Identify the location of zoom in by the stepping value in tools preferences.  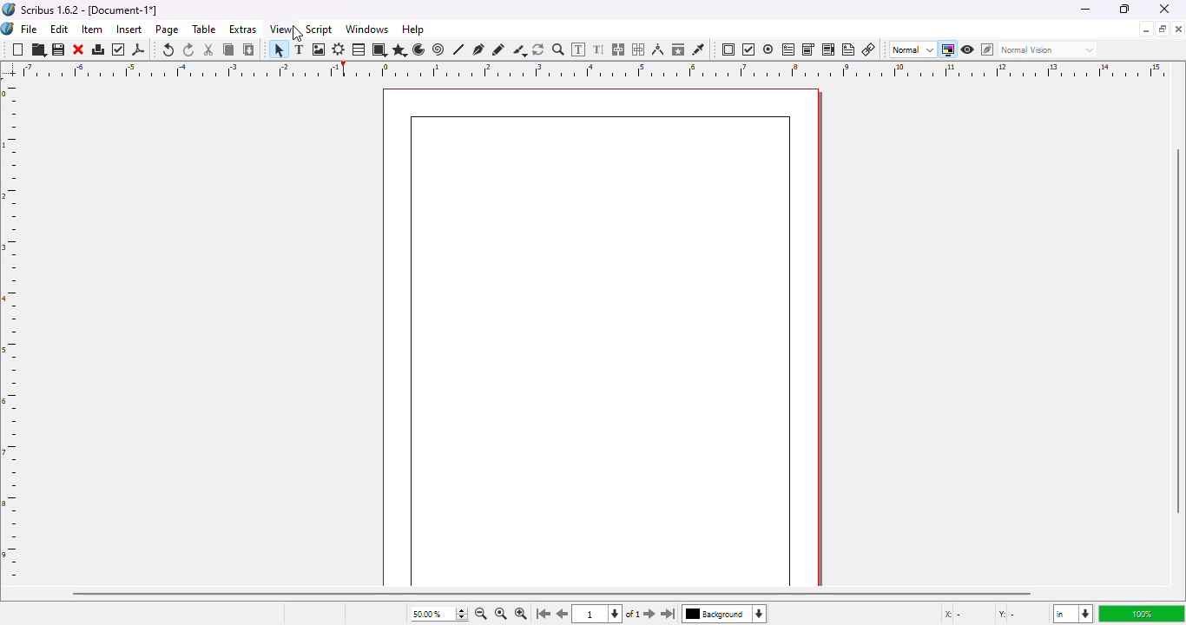
(520, 615).